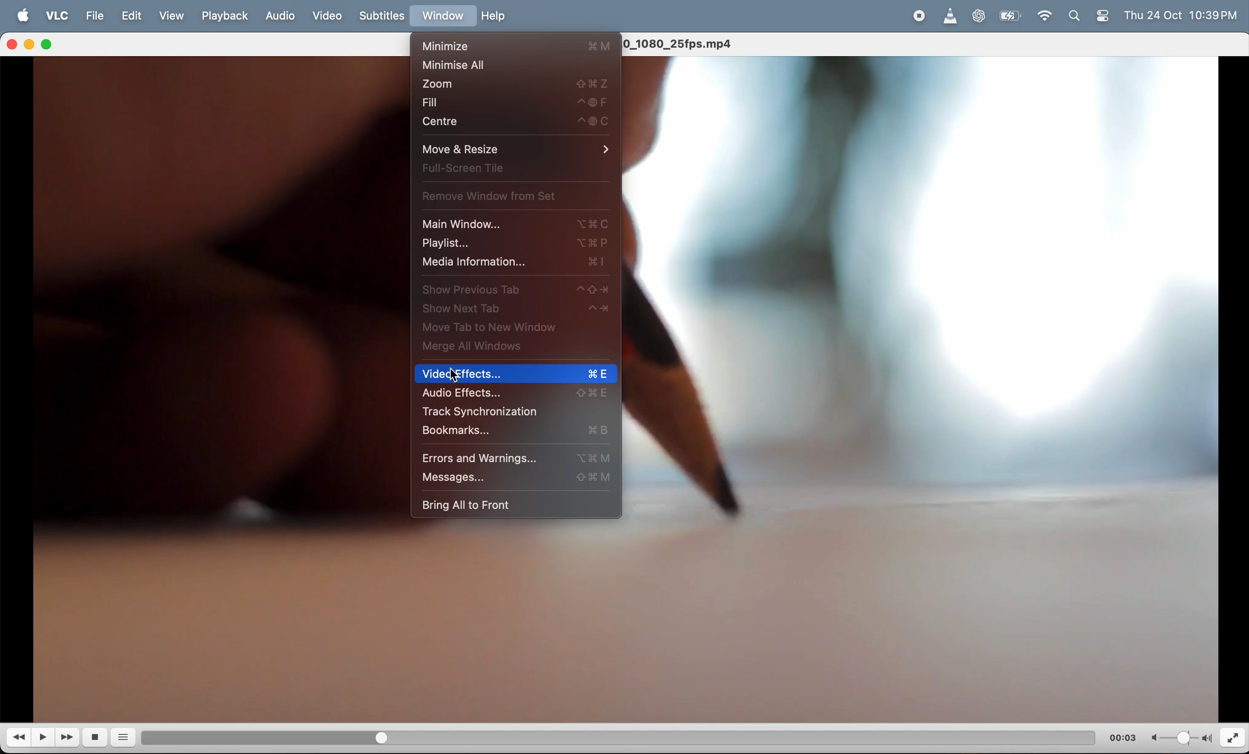 This screenshot has height=754, width=1249. I want to click on close, so click(14, 44).